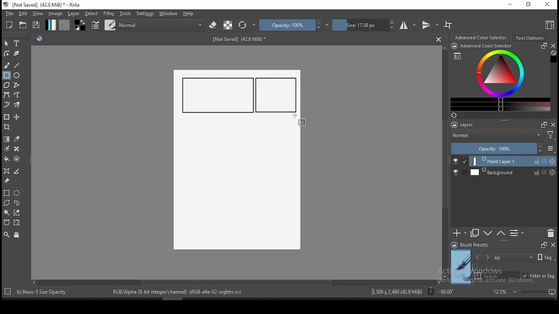 The image size is (559, 314). Describe the element at coordinates (9, 14) in the screenshot. I see `file` at that location.